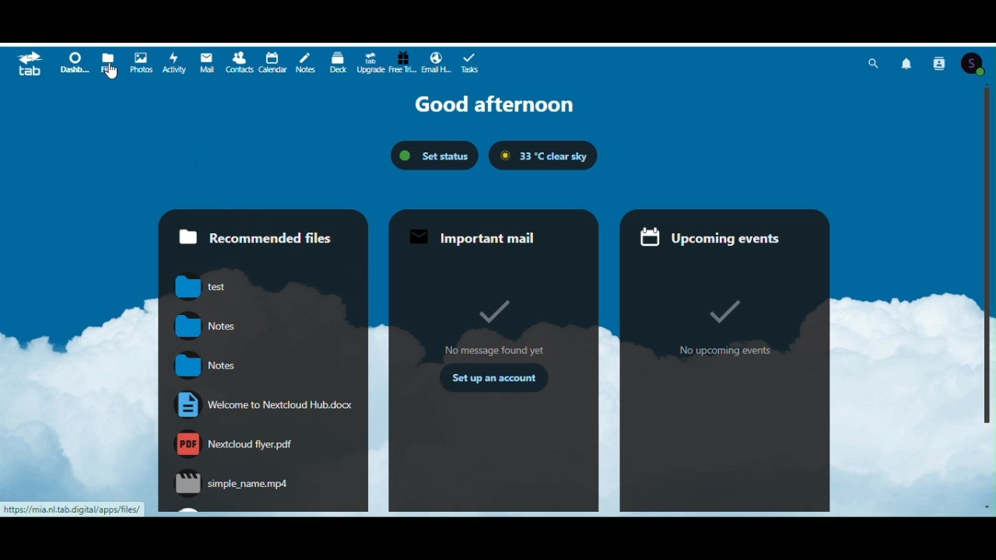  What do you see at coordinates (716, 239) in the screenshot?
I see `upcoming events` at bounding box center [716, 239].